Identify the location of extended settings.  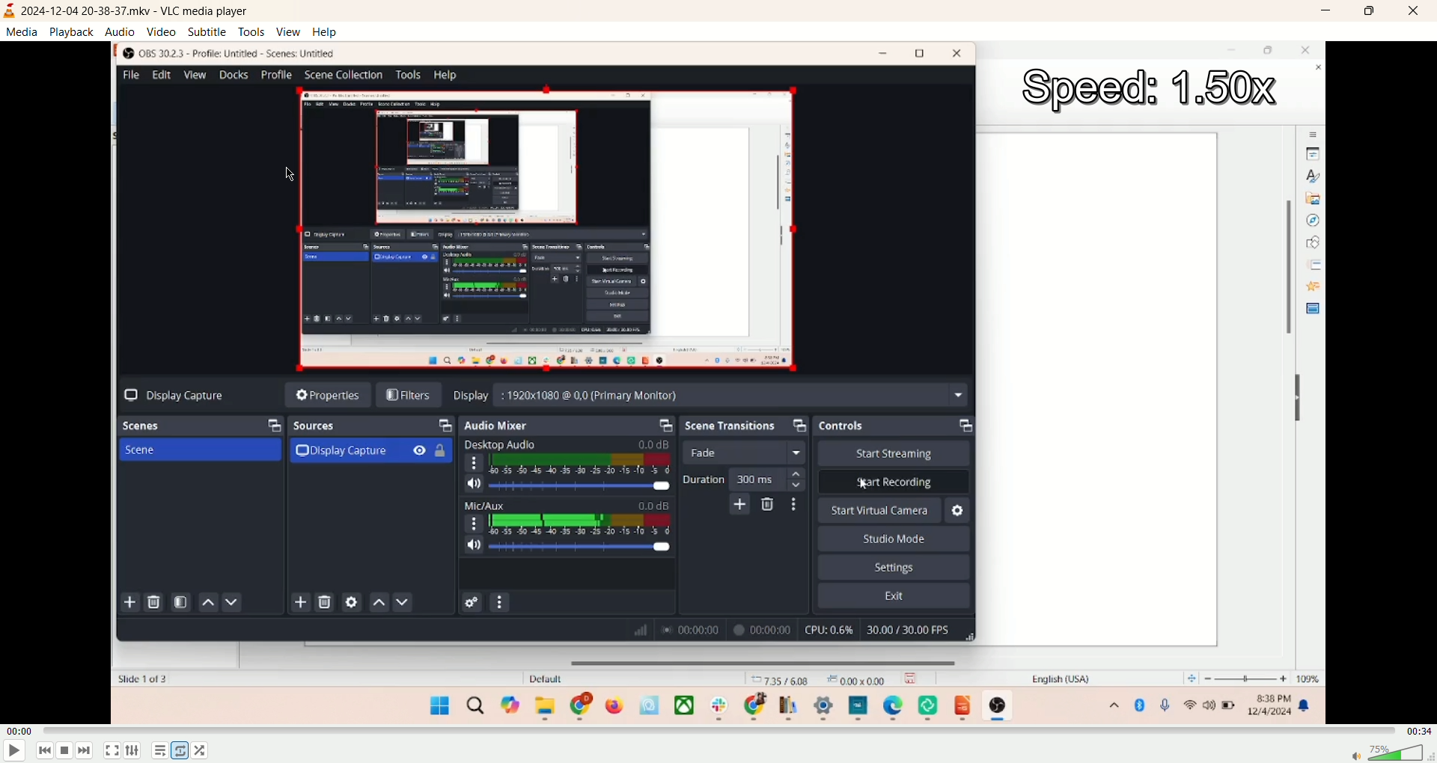
(133, 753).